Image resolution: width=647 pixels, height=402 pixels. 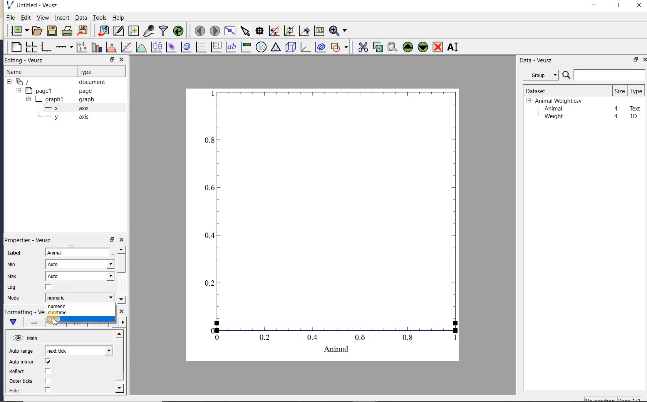 I want to click on blank page, so click(x=15, y=47).